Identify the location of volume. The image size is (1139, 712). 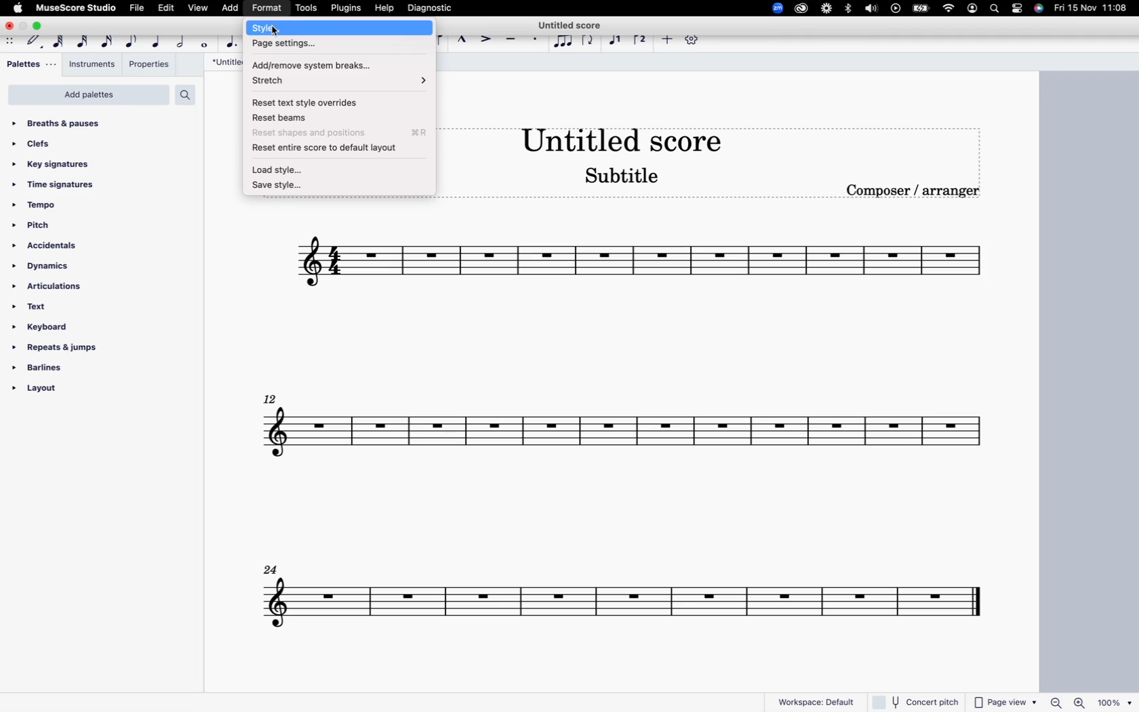
(873, 9).